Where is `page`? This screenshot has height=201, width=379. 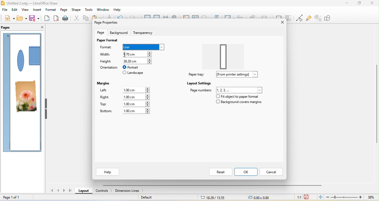
page is located at coordinates (102, 32).